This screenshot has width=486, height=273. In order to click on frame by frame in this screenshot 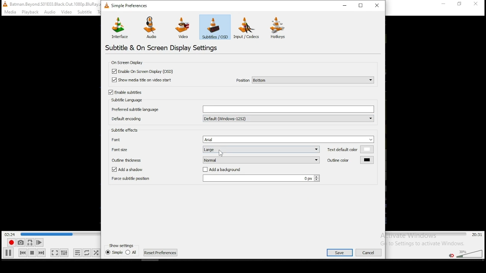, I will do `click(39, 242)`.